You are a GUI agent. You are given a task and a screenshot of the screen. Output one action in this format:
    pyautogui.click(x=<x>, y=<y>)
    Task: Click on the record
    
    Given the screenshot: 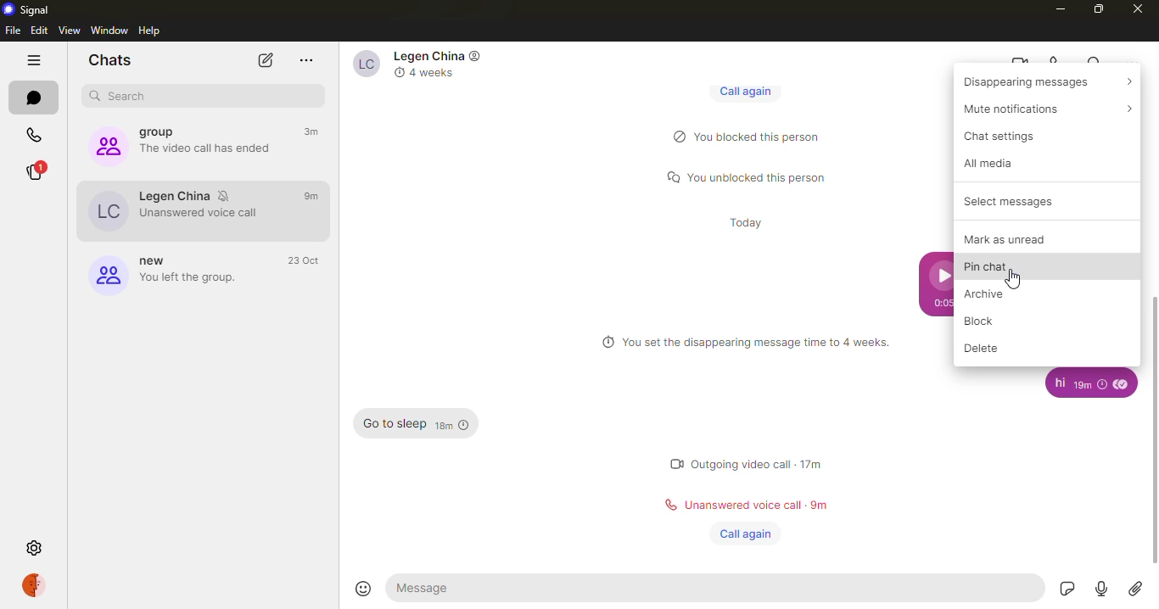 What is the action you would take?
    pyautogui.click(x=1099, y=589)
    